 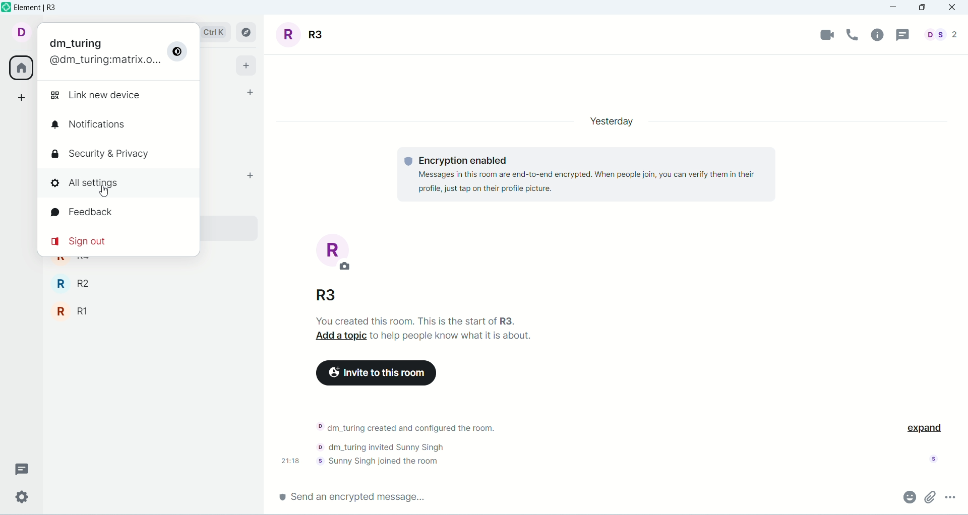 What do you see at coordinates (103, 126) in the screenshot?
I see `notification` at bounding box center [103, 126].